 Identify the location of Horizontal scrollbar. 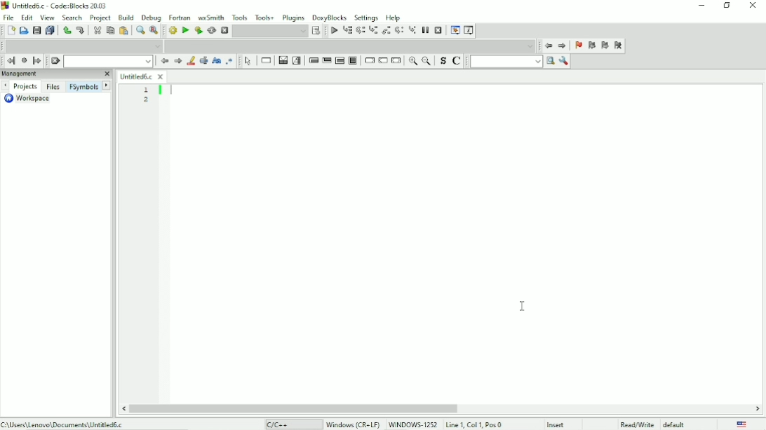
(293, 408).